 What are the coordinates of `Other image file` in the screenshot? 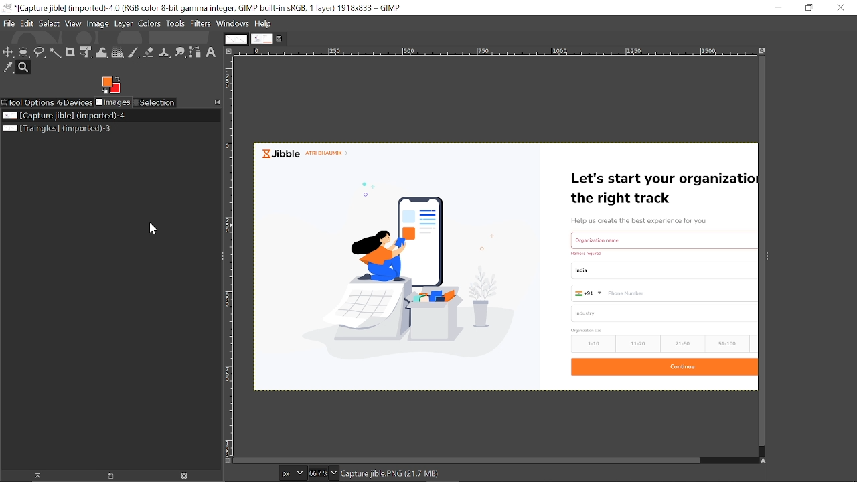 It's located at (78, 129).